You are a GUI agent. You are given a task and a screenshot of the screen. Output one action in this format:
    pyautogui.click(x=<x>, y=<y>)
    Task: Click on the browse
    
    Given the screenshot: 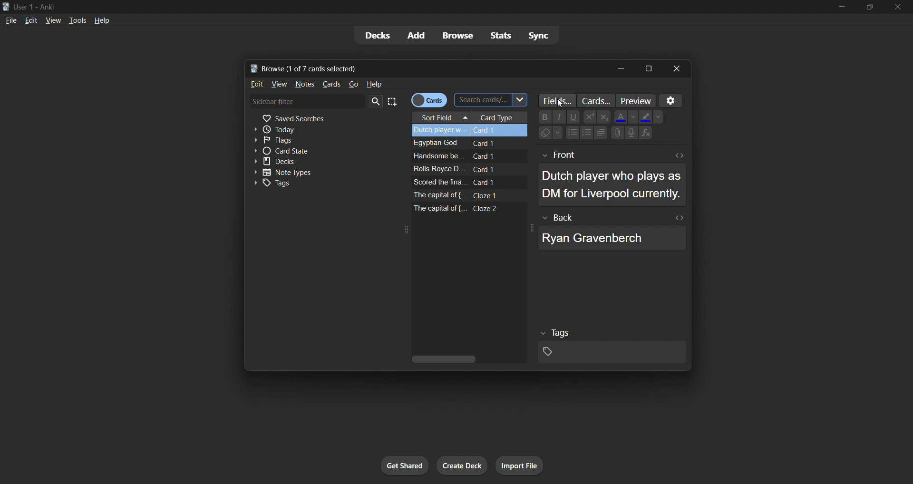 What is the action you would take?
    pyautogui.click(x=457, y=36)
    